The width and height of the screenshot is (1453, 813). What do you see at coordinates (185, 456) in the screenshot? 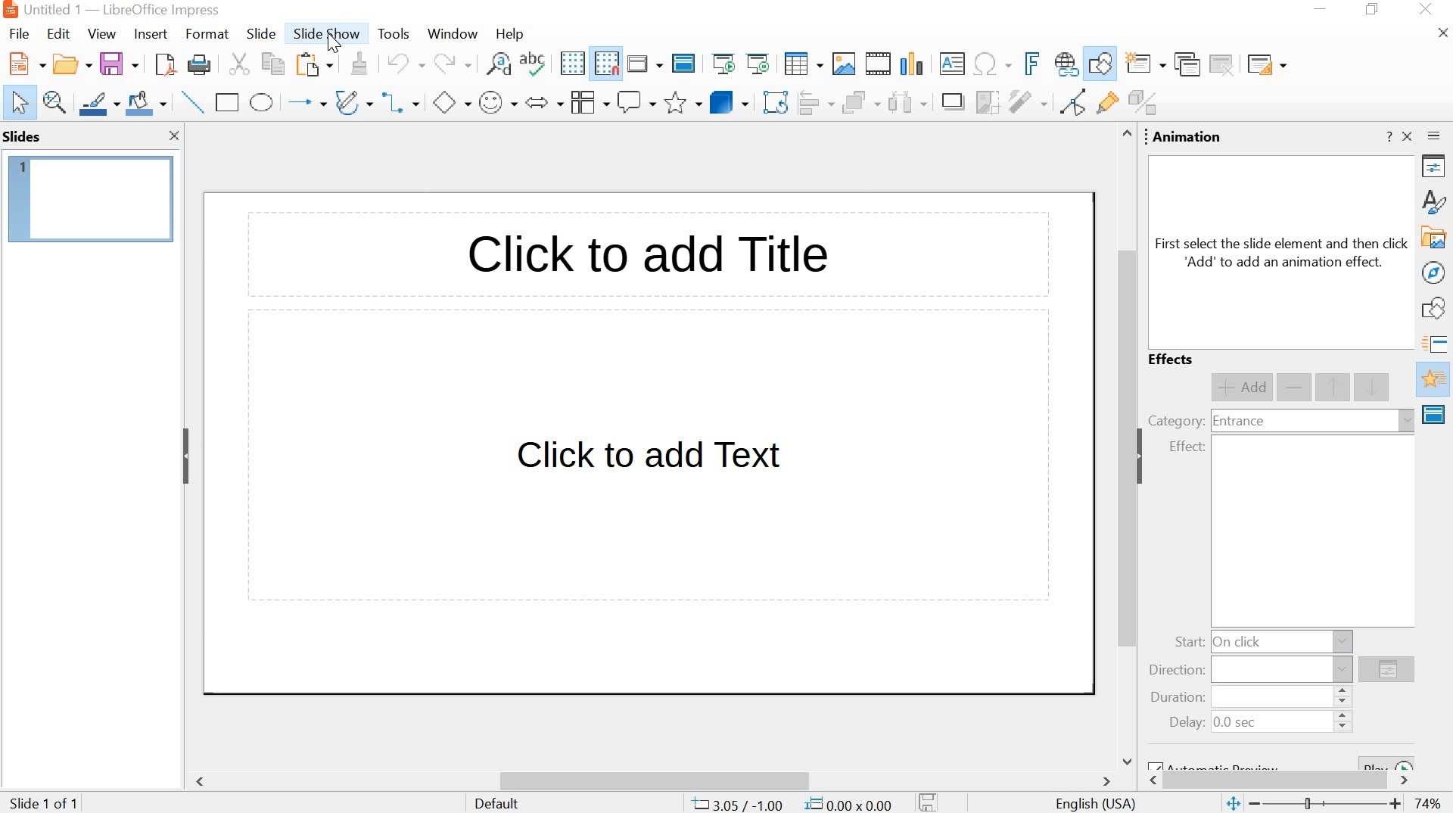
I see `collapse` at bounding box center [185, 456].